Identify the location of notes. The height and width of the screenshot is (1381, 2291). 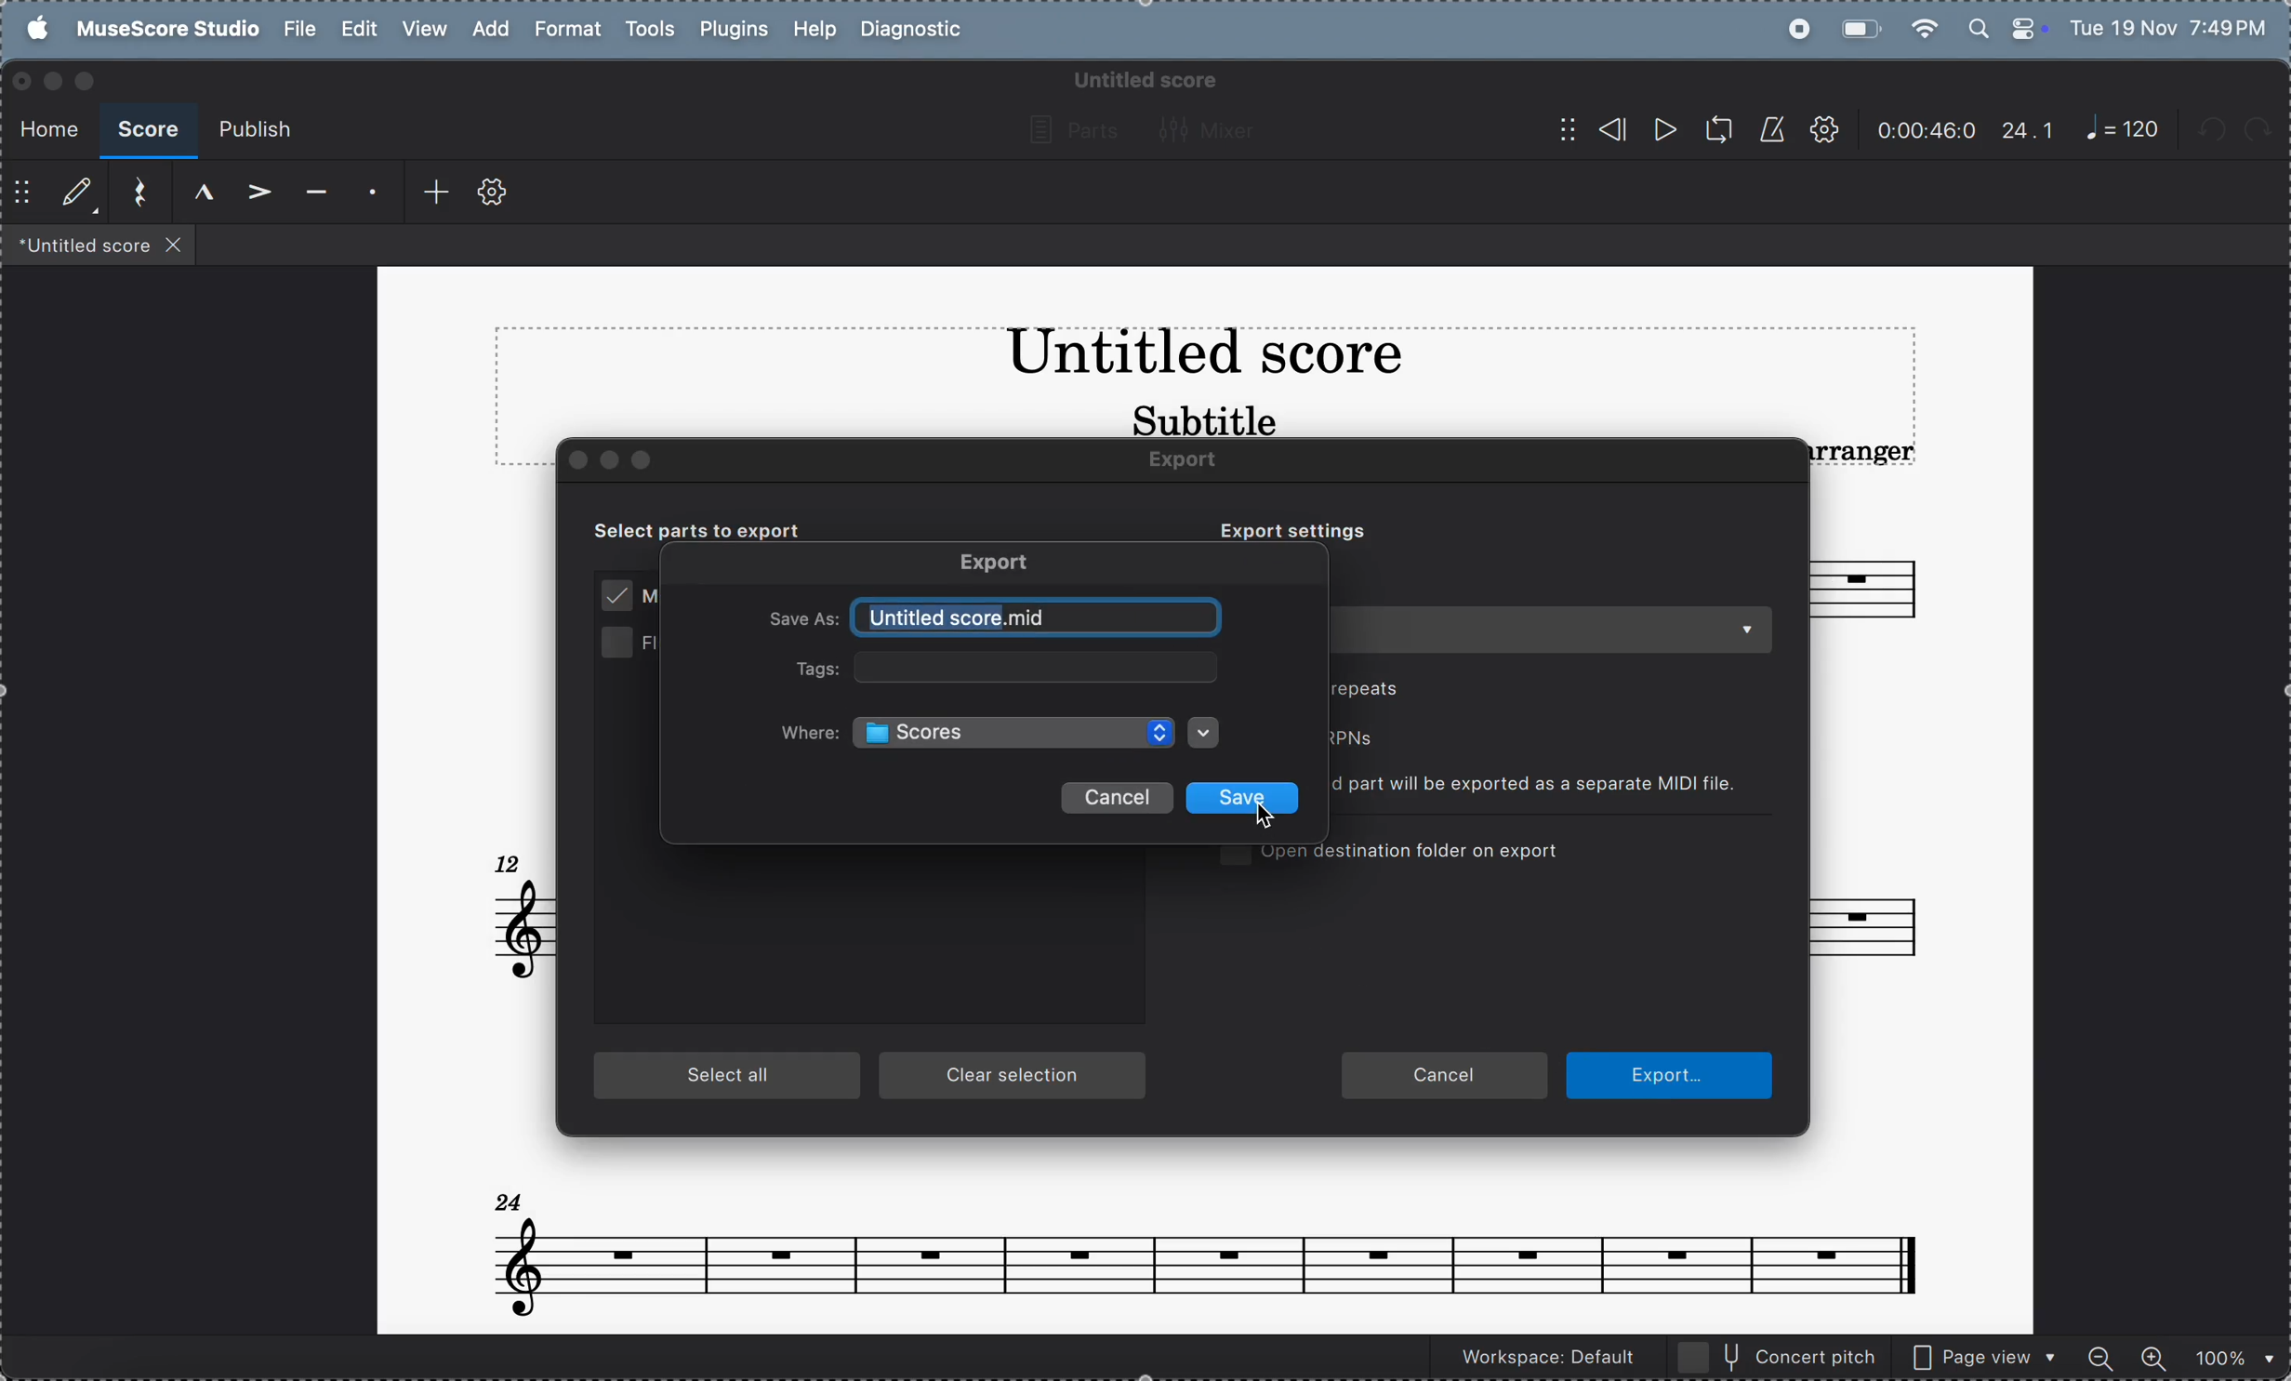
(1205, 1244).